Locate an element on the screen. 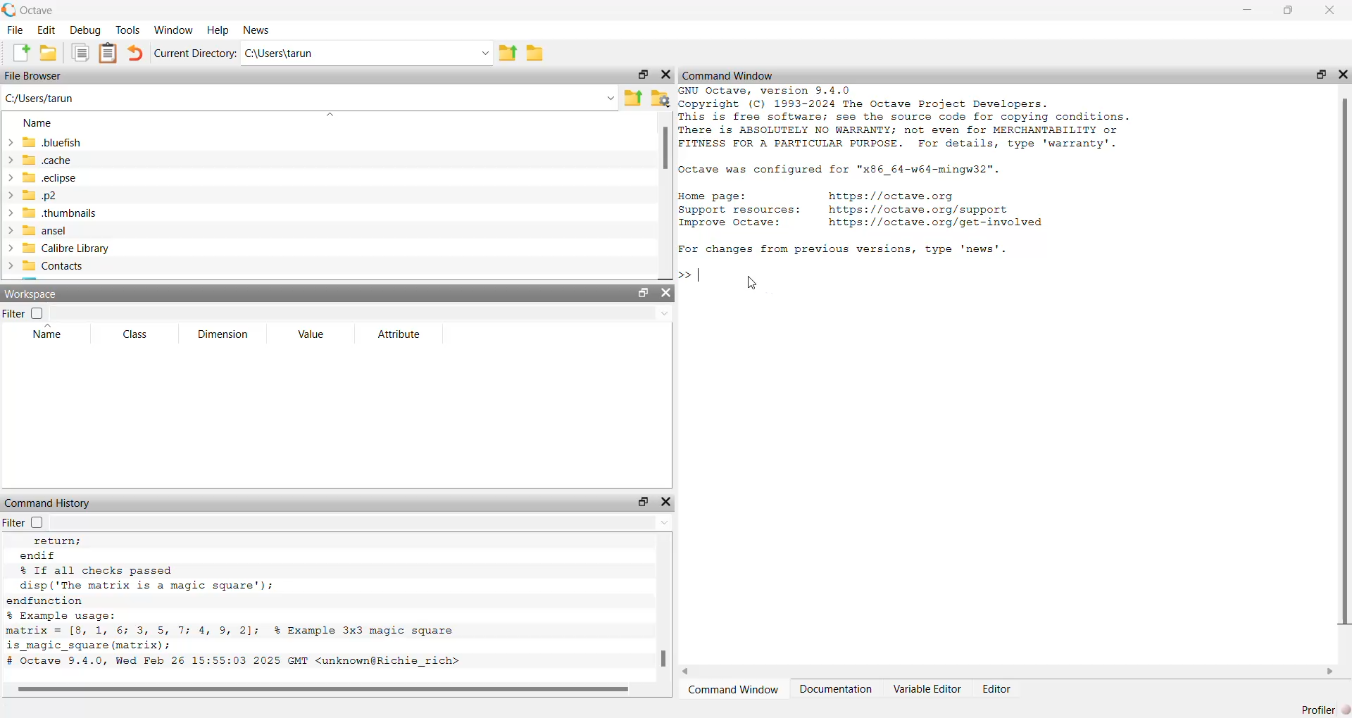 This screenshot has height=718, width=1352. Name is located at coordinates (46, 332).